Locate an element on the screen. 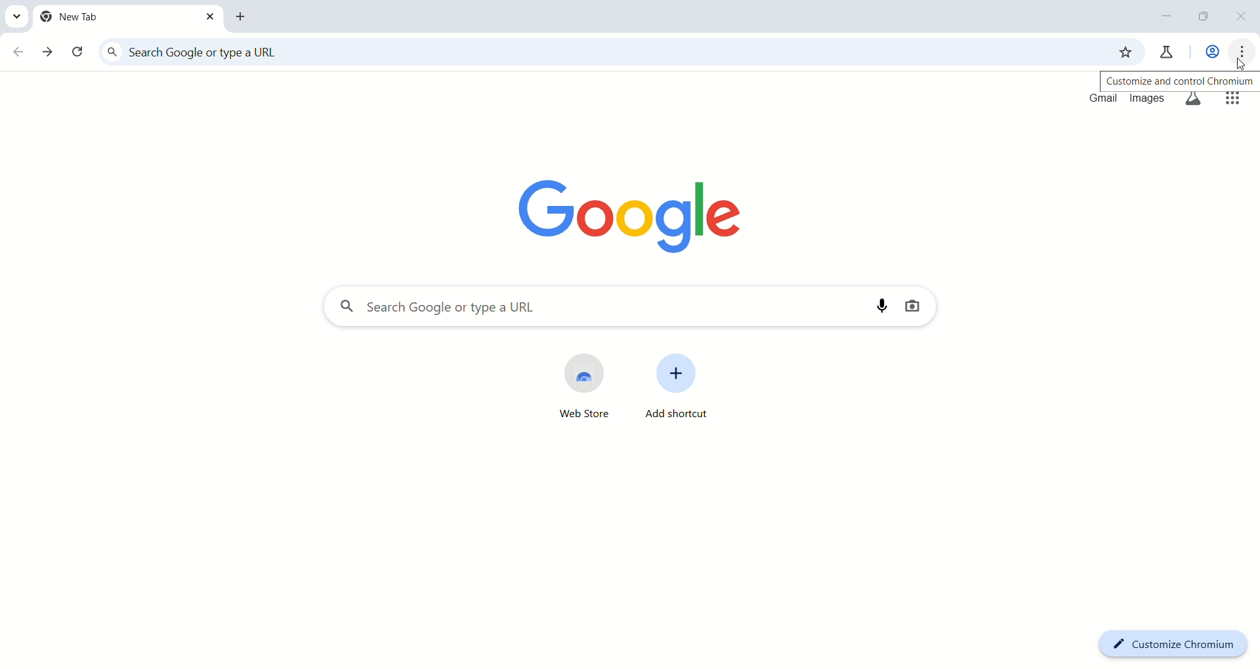  google apps is located at coordinates (1234, 100).